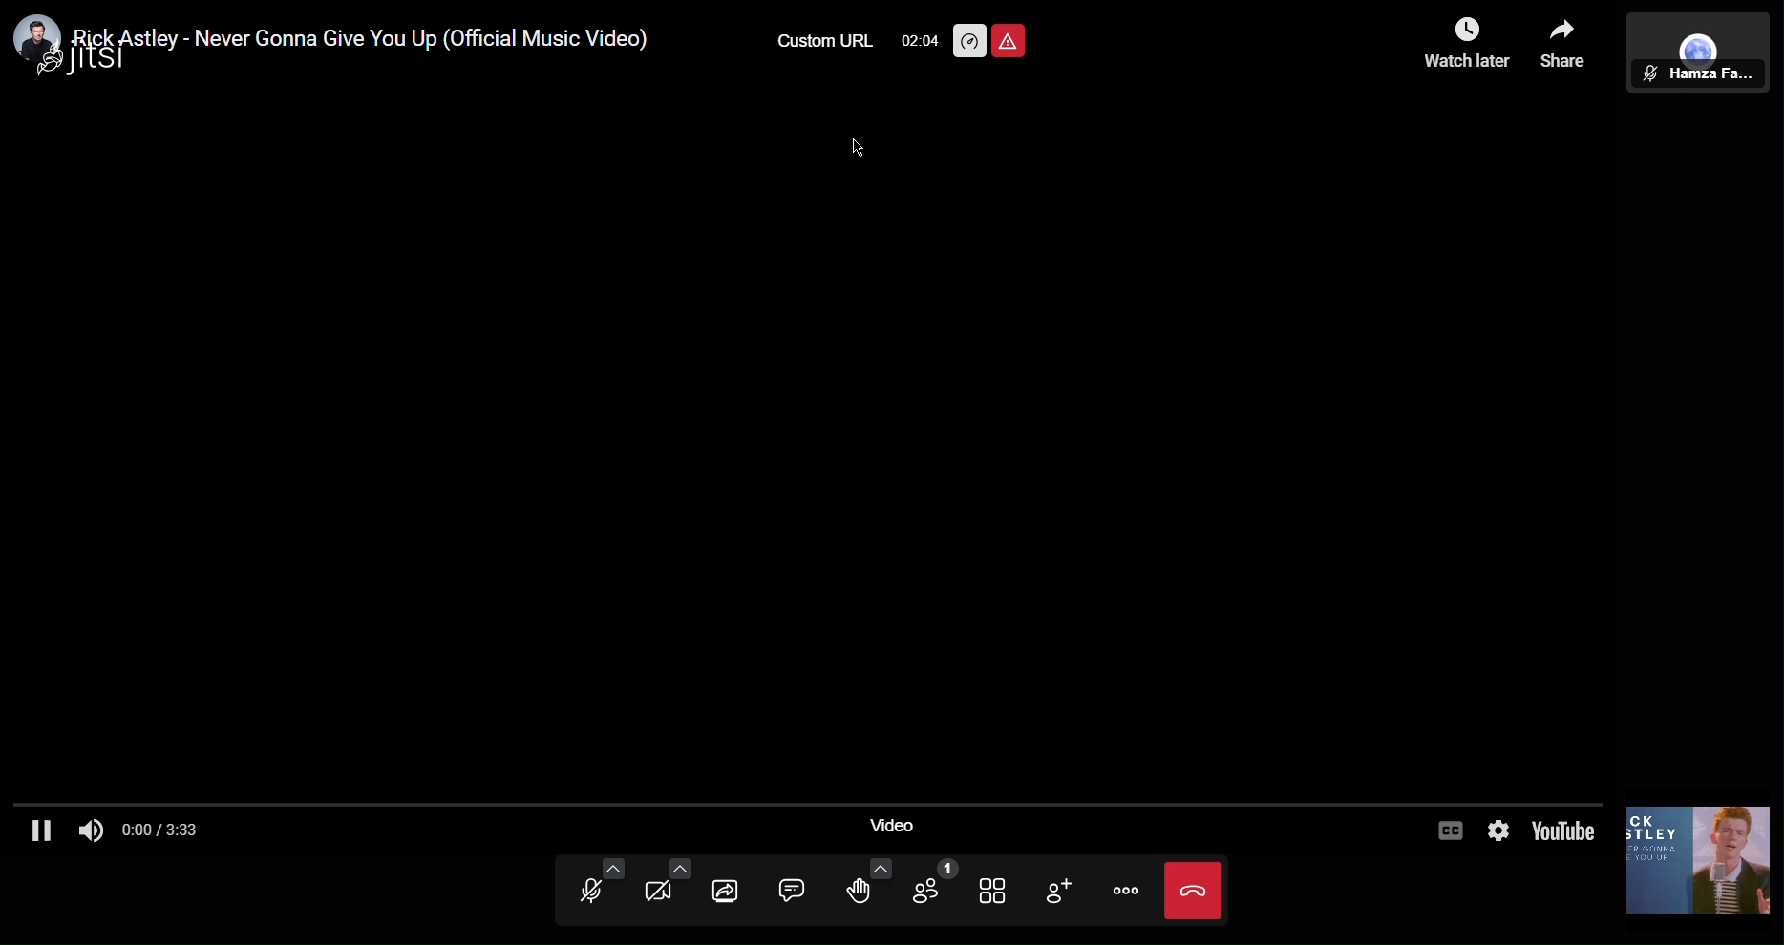 Image resolution: width=1784 pixels, height=945 pixels. Describe the element at coordinates (663, 890) in the screenshot. I see `Video` at that location.